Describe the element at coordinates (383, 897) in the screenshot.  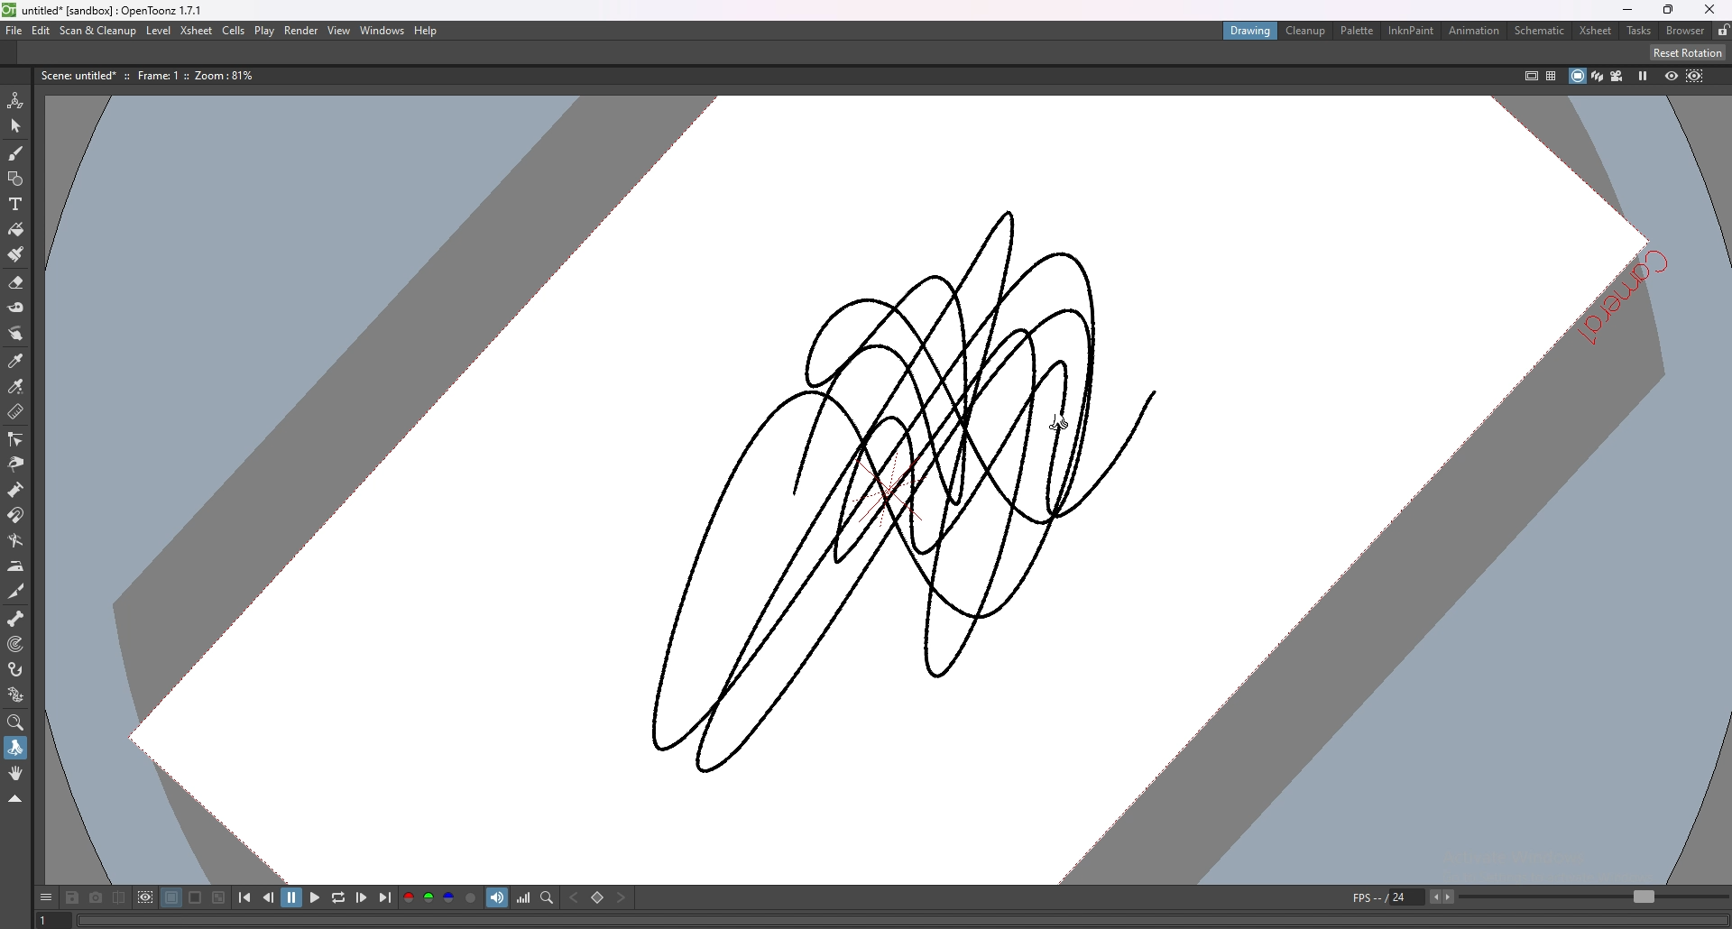
I see `last frame` at that location.